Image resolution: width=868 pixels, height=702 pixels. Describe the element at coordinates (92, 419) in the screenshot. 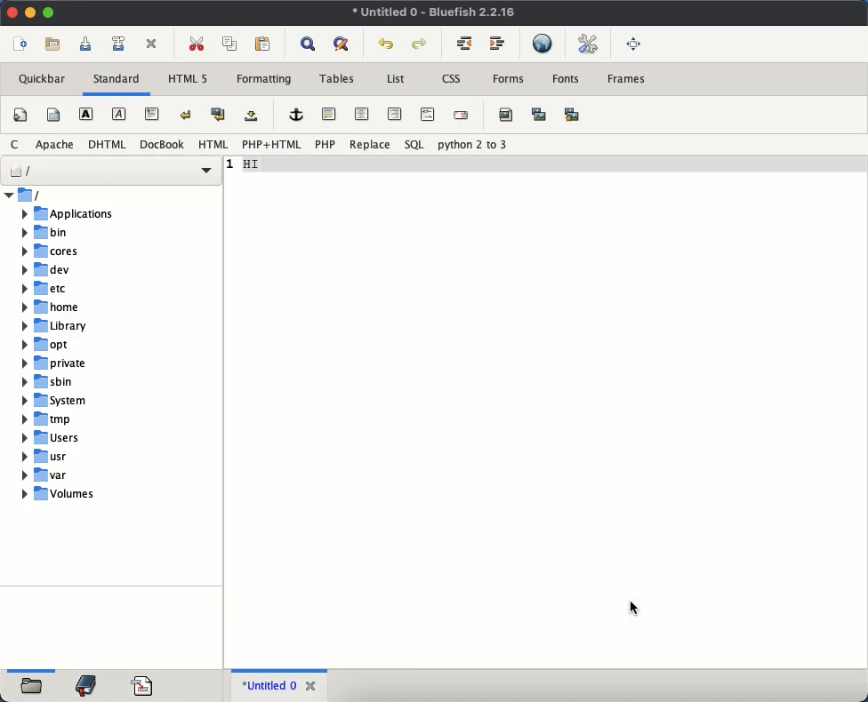

I see `tmp` at that location.